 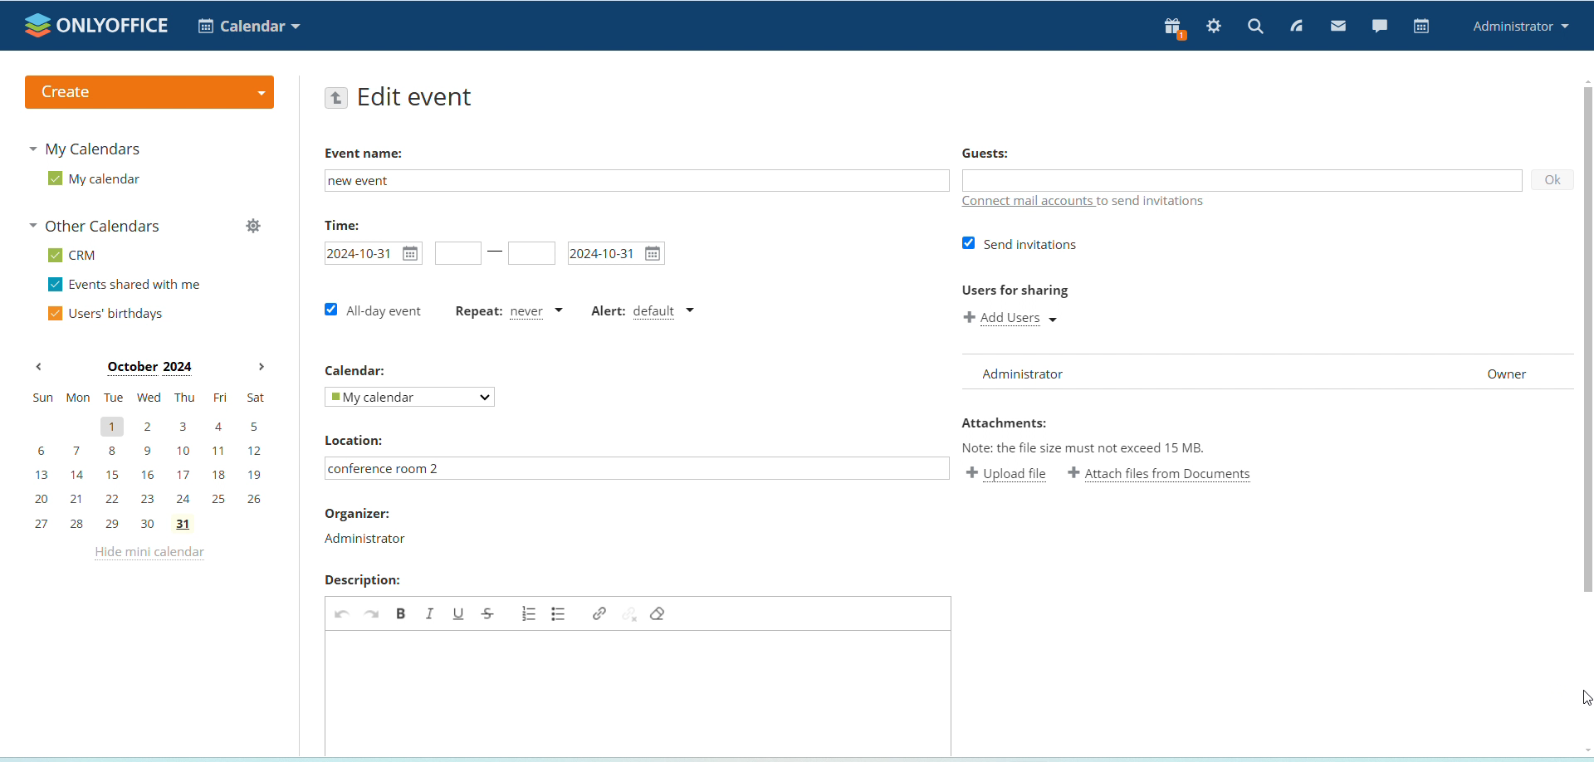 What do you see at coordinates (94, 179) in the screenshot?
I see `my calendar` at bounding box center [94, 179].